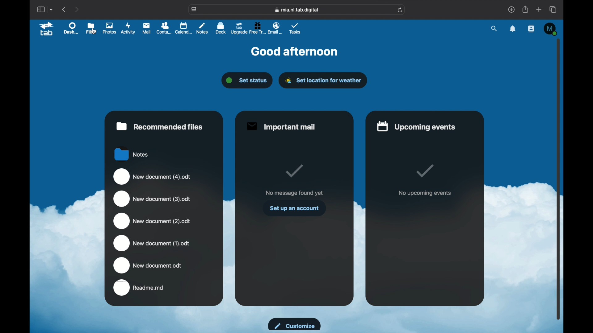  What do you see at coordinates (128, 28) in the screenshot?
I see `activity` at bounding box center [128, 28].